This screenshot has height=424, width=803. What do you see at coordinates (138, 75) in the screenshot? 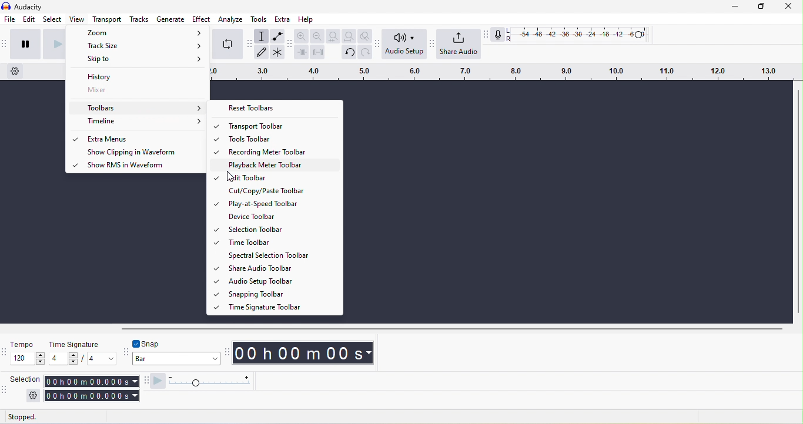
I see `history ` at bounding box center [138, 75].